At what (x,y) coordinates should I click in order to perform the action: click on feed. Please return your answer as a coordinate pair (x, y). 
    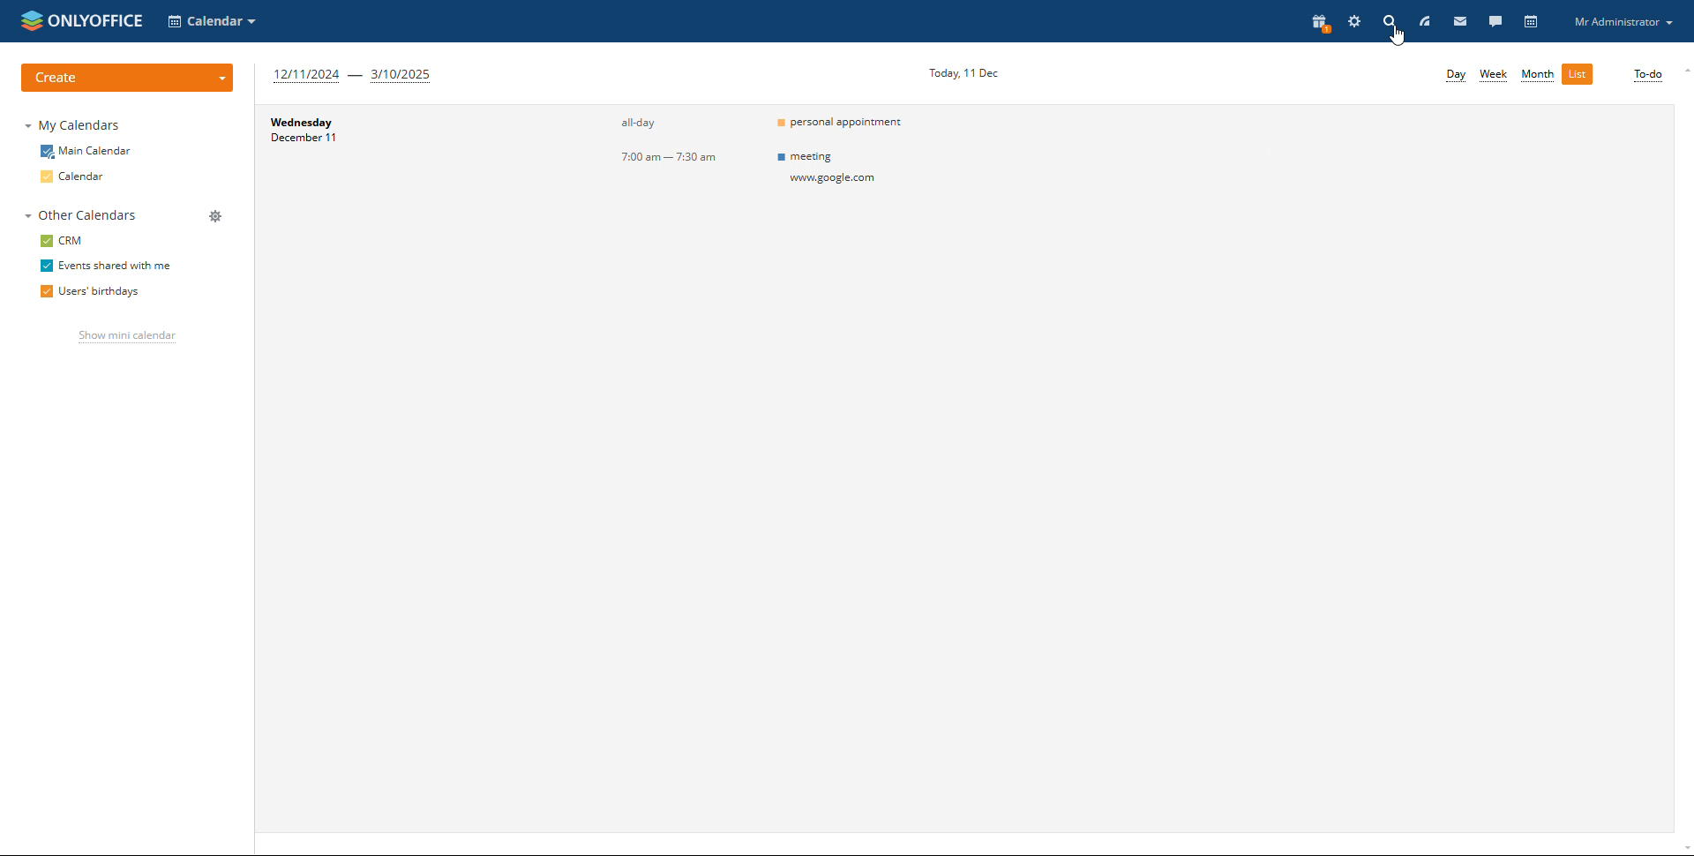
    Looking at the image, I should click on (1425, 22).